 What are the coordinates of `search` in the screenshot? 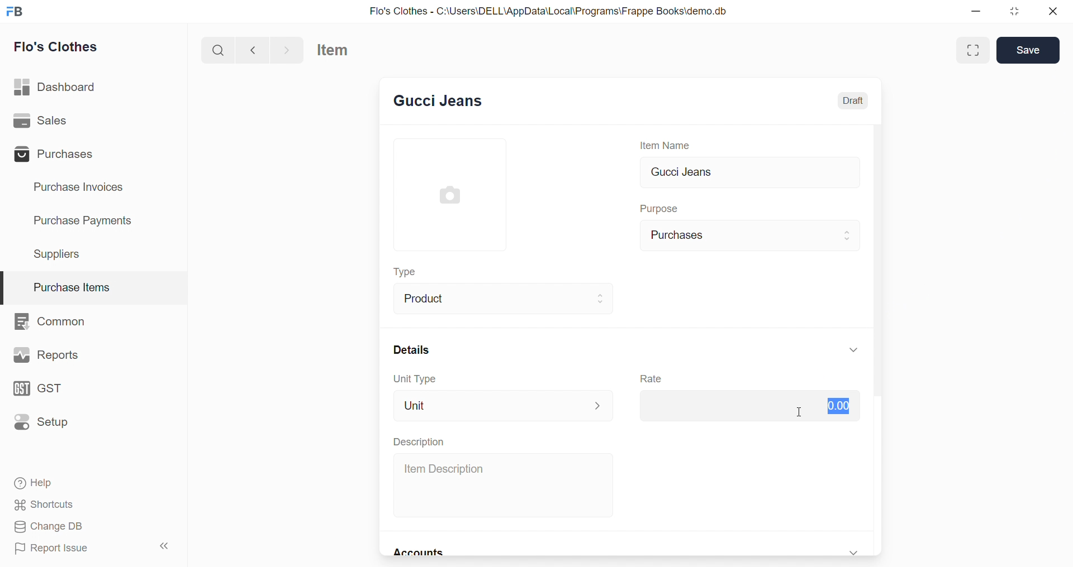 It's located at (217, 49).